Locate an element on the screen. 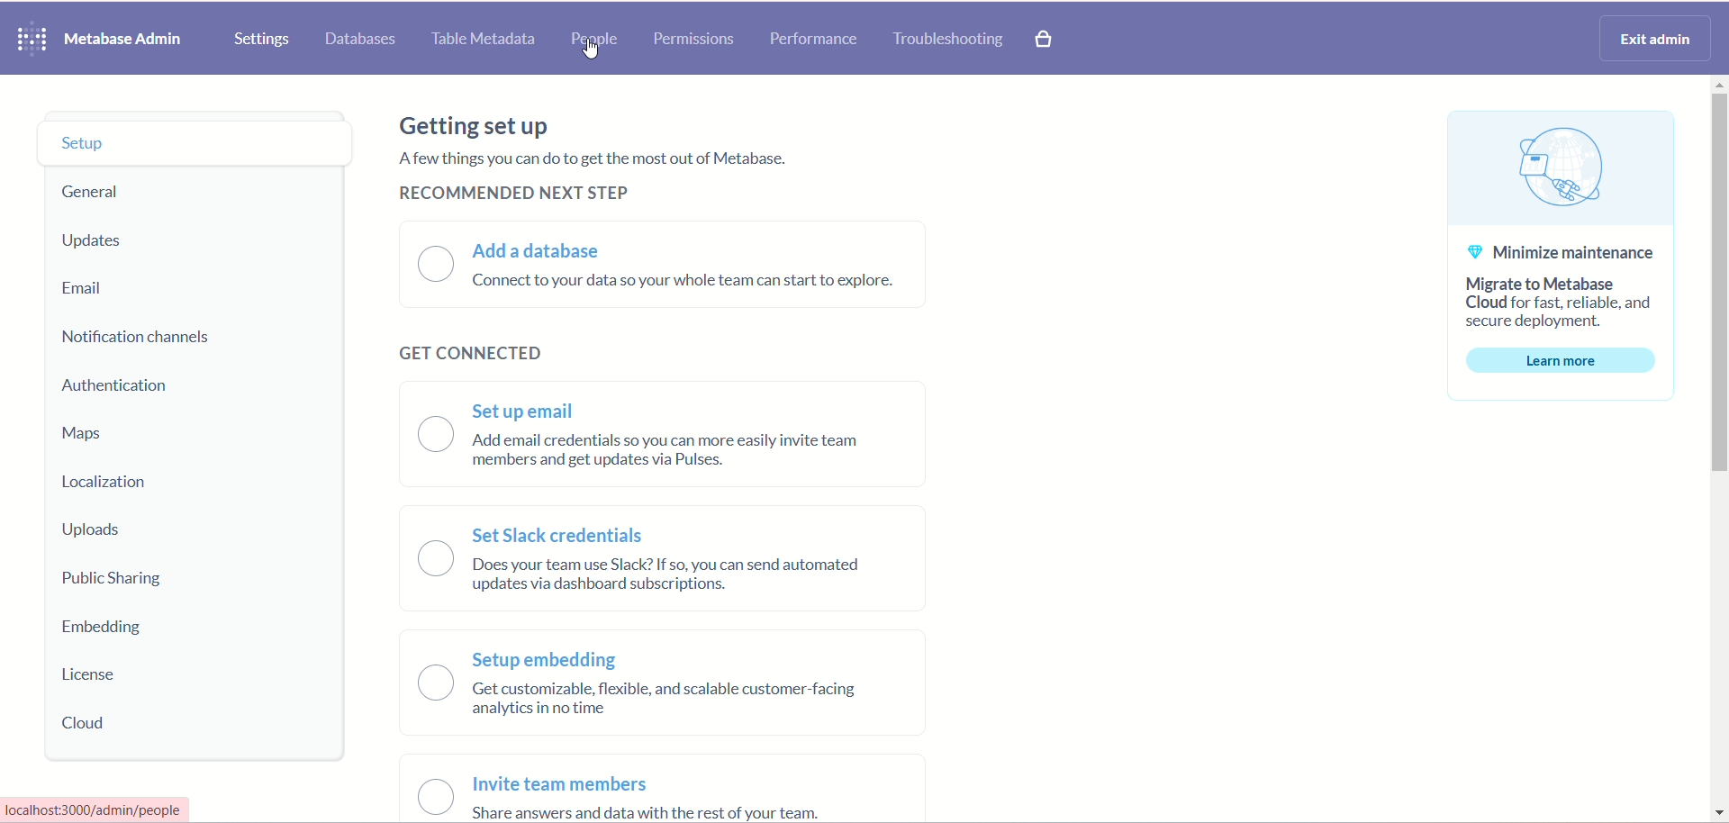 The image size is (1729, 823). license is located at coordinates (93, 674).